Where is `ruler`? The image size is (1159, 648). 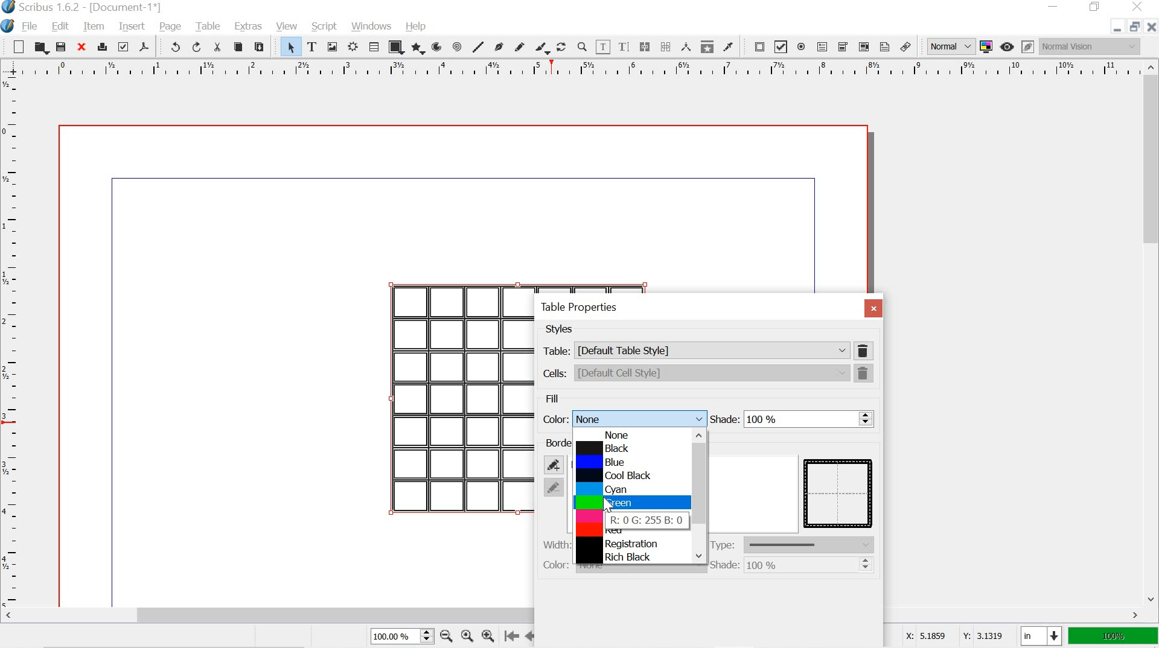 ruler is located at coordinates (571, 68).